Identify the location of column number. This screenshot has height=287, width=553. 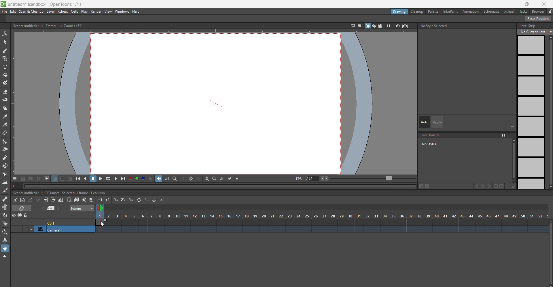
(323, 217).